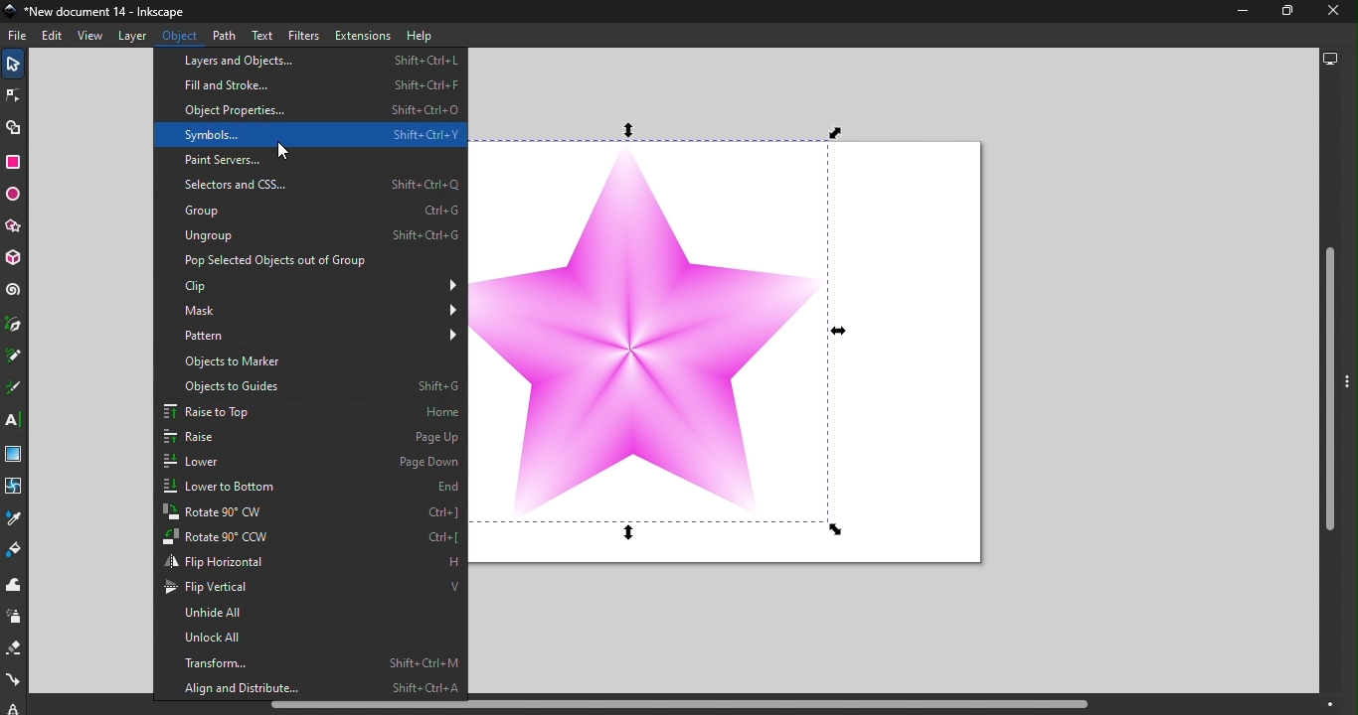  What do you see at coordinates (53, 37) in the screenshot?
I see `Edit` at bounding box center [53, 37].